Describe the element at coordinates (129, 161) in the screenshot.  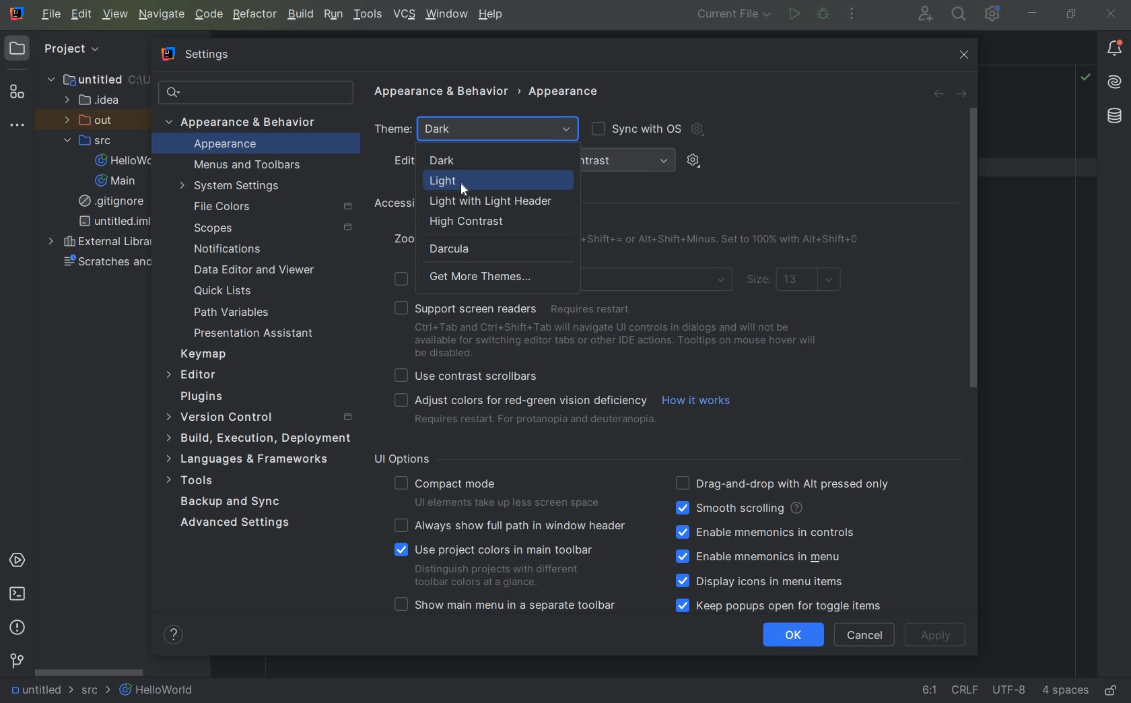
I see `HELLOWORLD` at that location.